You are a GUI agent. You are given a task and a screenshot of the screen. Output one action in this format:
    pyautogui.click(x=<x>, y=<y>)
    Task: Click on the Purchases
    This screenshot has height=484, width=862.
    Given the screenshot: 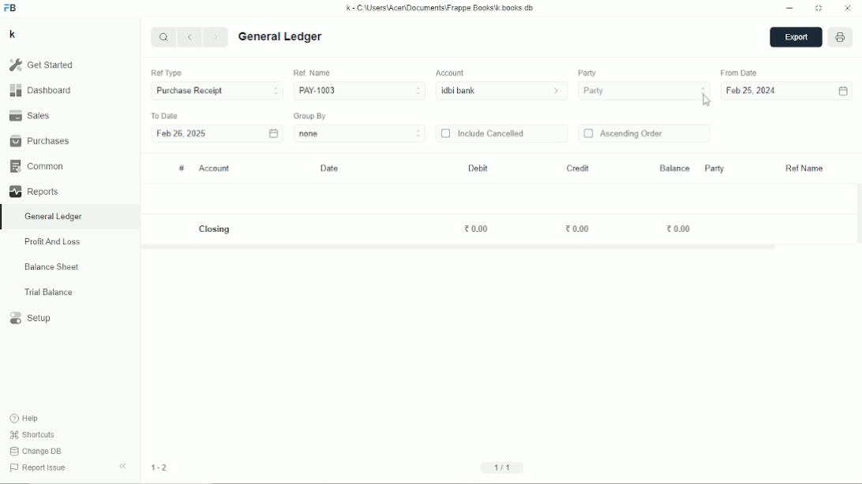 What is the action you would take?
    pyautogui.click(x=39, y=140)
    